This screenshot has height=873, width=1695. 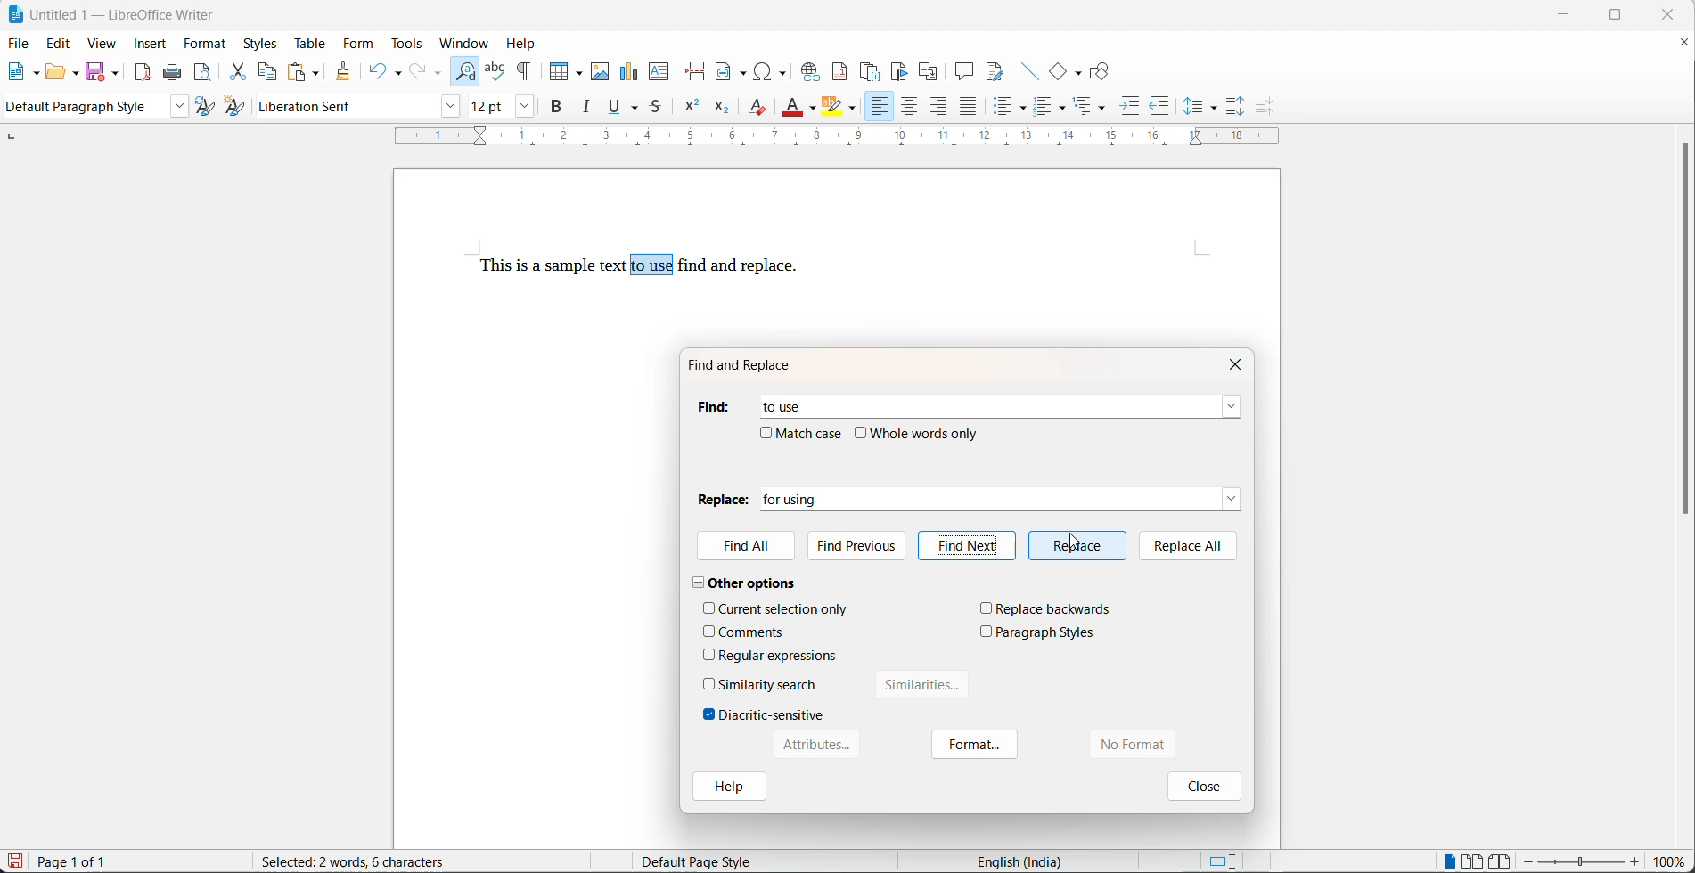 I want to click on table, so click(x=307, y=43).